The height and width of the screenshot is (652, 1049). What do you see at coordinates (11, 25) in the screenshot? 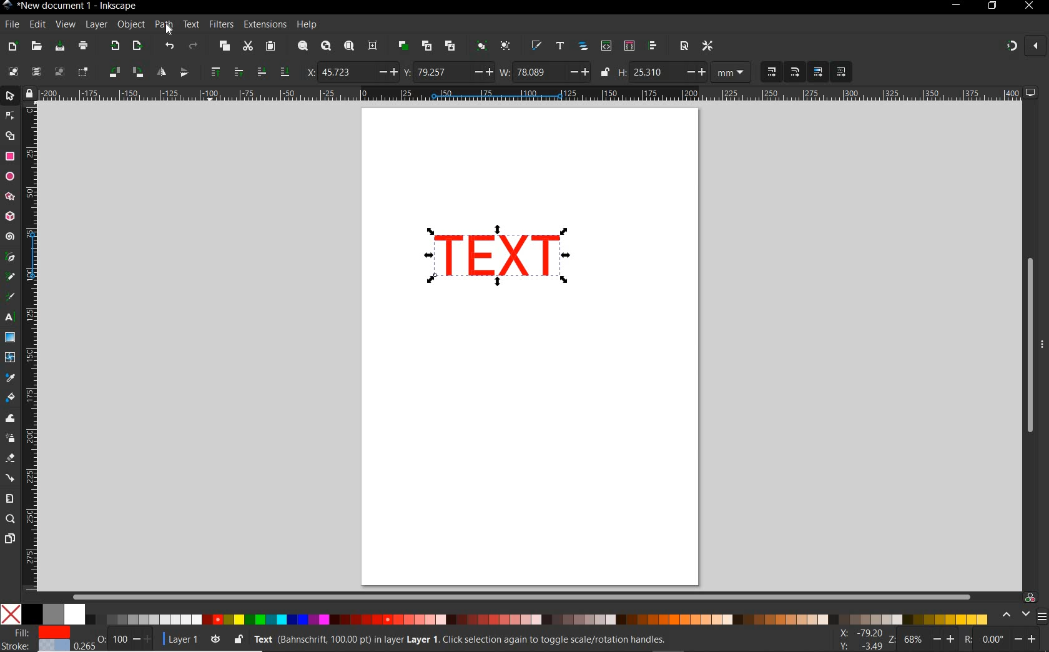
I see `FILE` at bounding box center [11, 25].